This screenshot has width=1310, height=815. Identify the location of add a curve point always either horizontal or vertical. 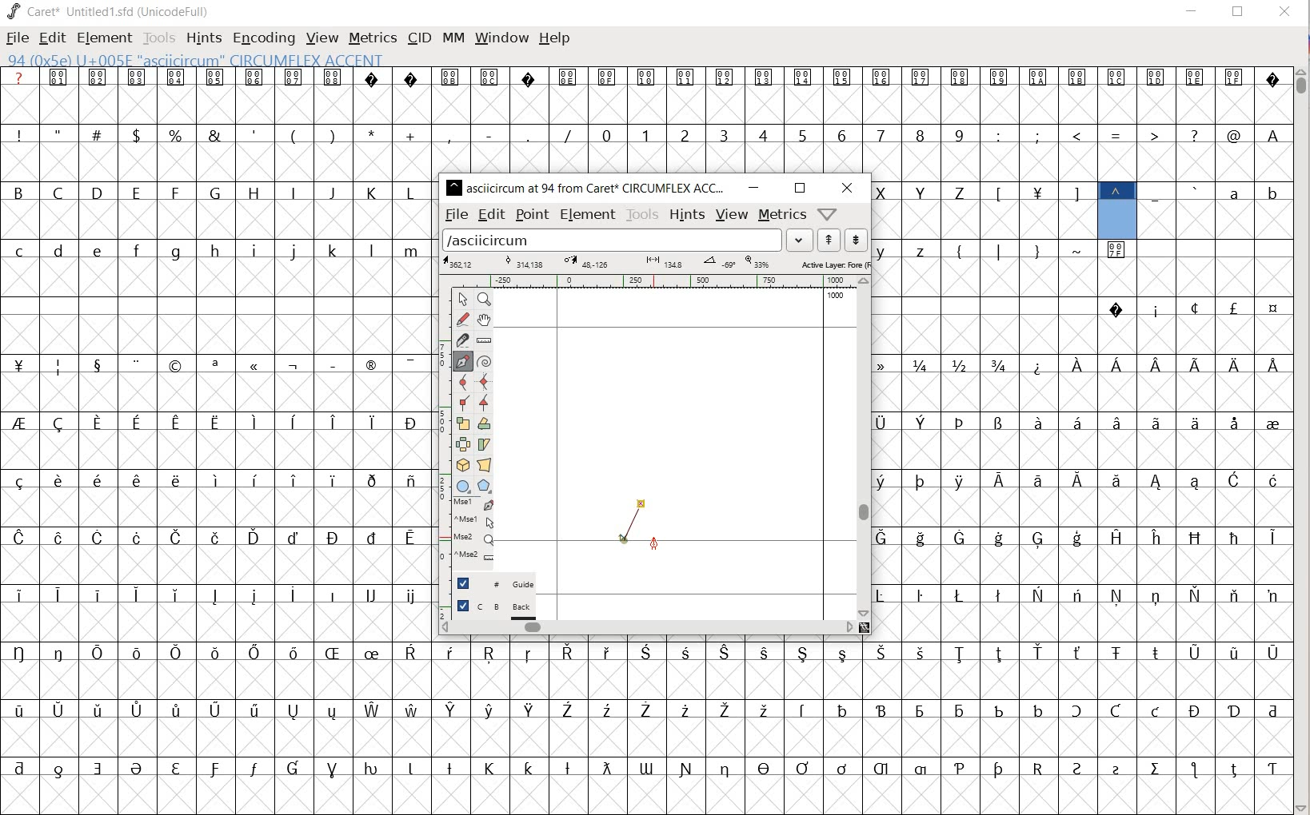
(484, 382).